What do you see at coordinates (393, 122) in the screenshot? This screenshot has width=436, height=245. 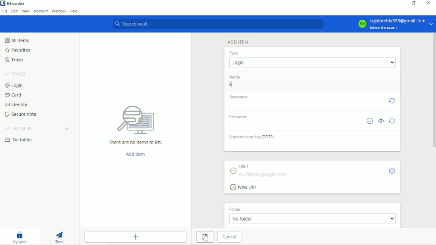 I see `Generate password` at bounding box center [393, 122].